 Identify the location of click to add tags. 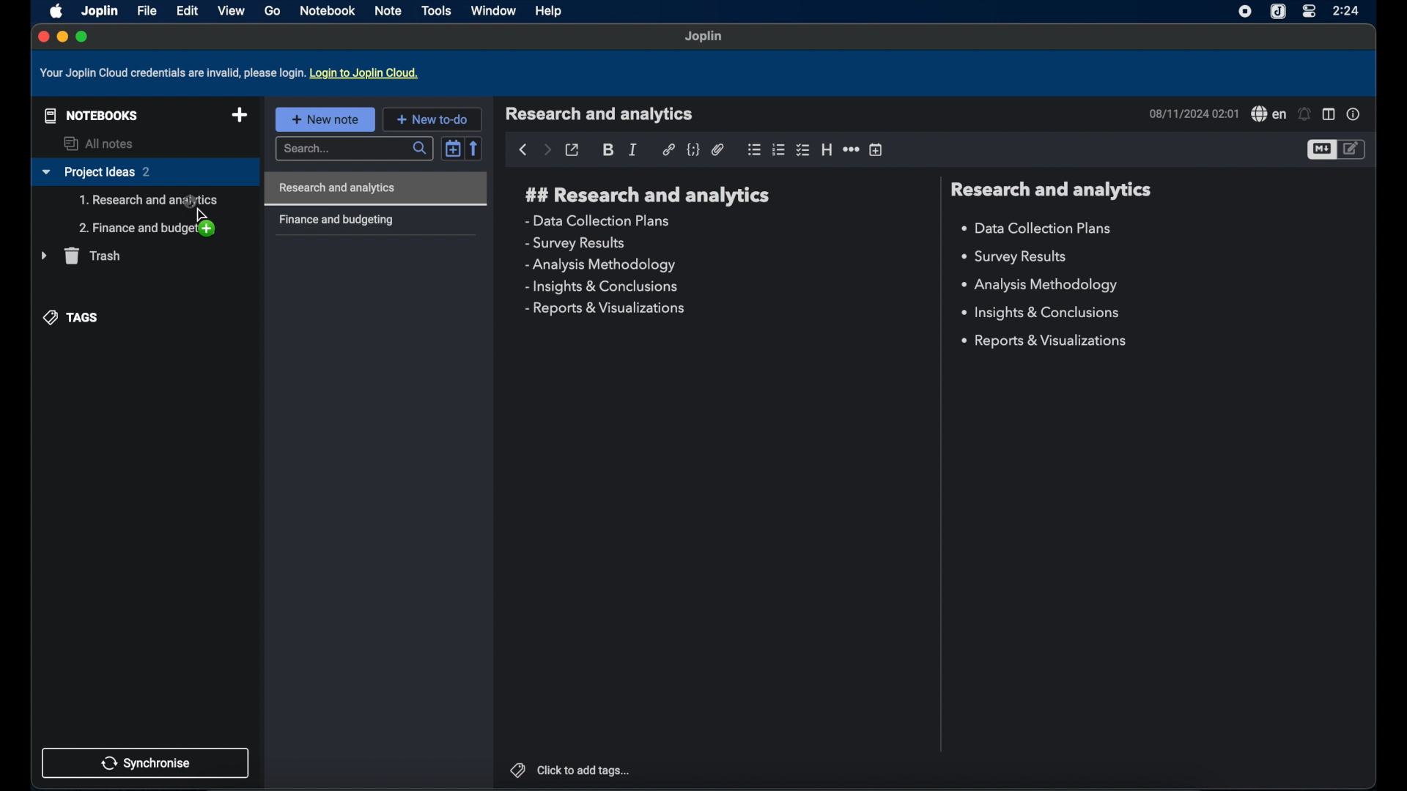
(569, 769).